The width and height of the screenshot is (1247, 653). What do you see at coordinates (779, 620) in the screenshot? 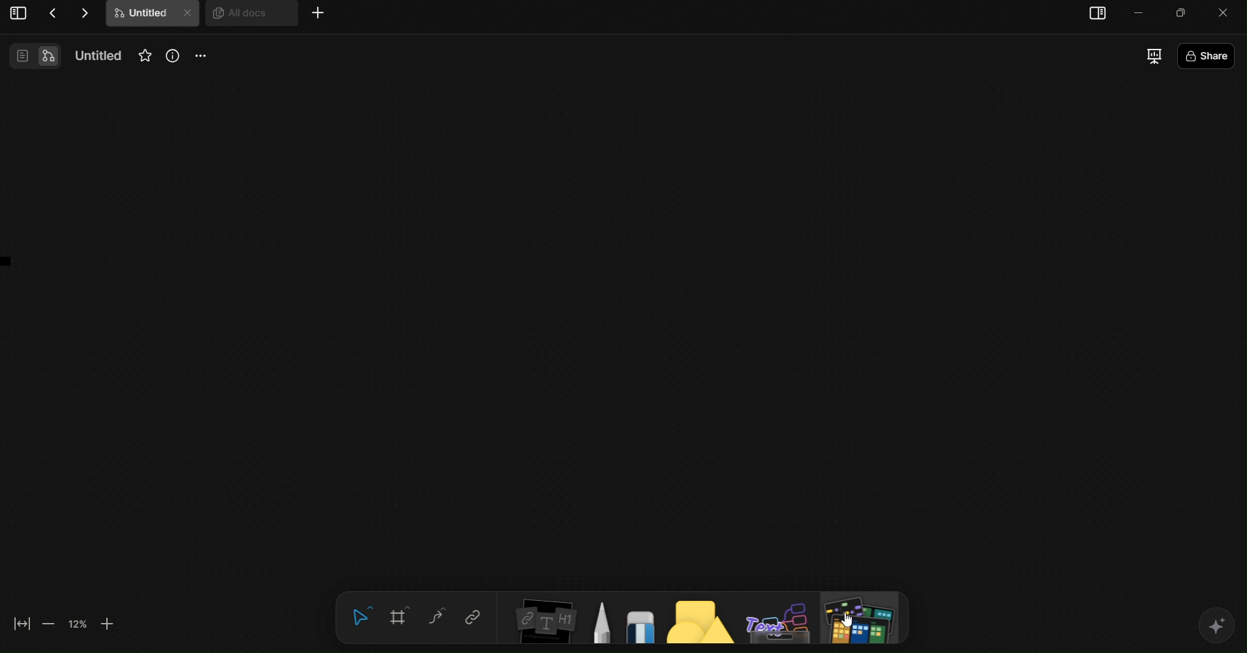
I see `Text Board Tool` at bounding box center [779, 620].